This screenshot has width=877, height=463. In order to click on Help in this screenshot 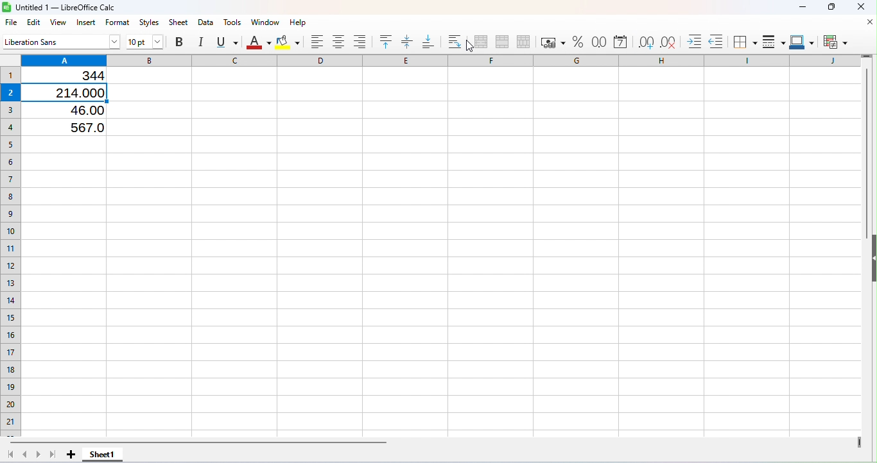, I will do `click(296, 21)`.